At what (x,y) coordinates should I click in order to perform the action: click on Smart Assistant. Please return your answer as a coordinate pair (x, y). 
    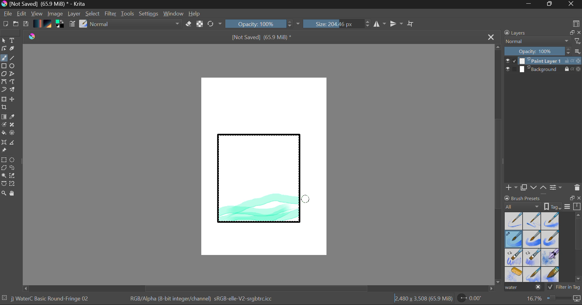
    Looking at the image, I should click on (4, 143).